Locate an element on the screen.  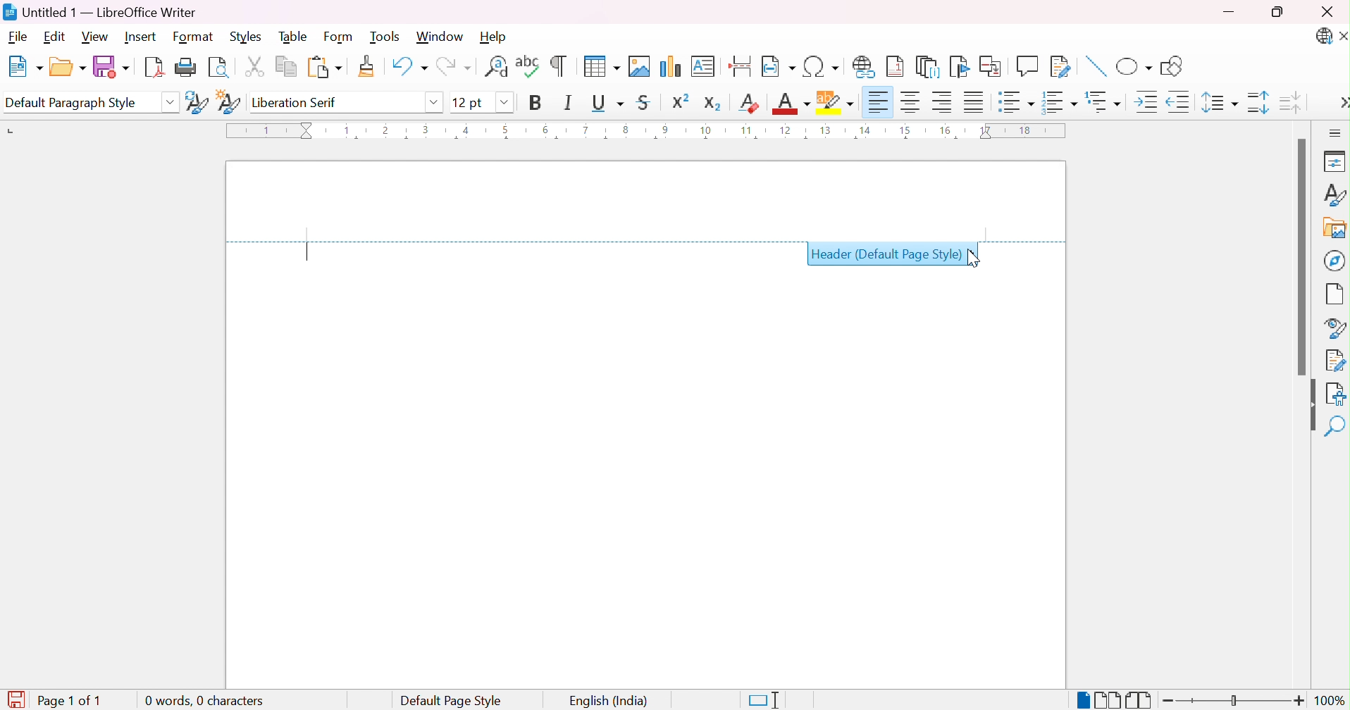
Multiple-page view is located at coordinates (1110, 700).